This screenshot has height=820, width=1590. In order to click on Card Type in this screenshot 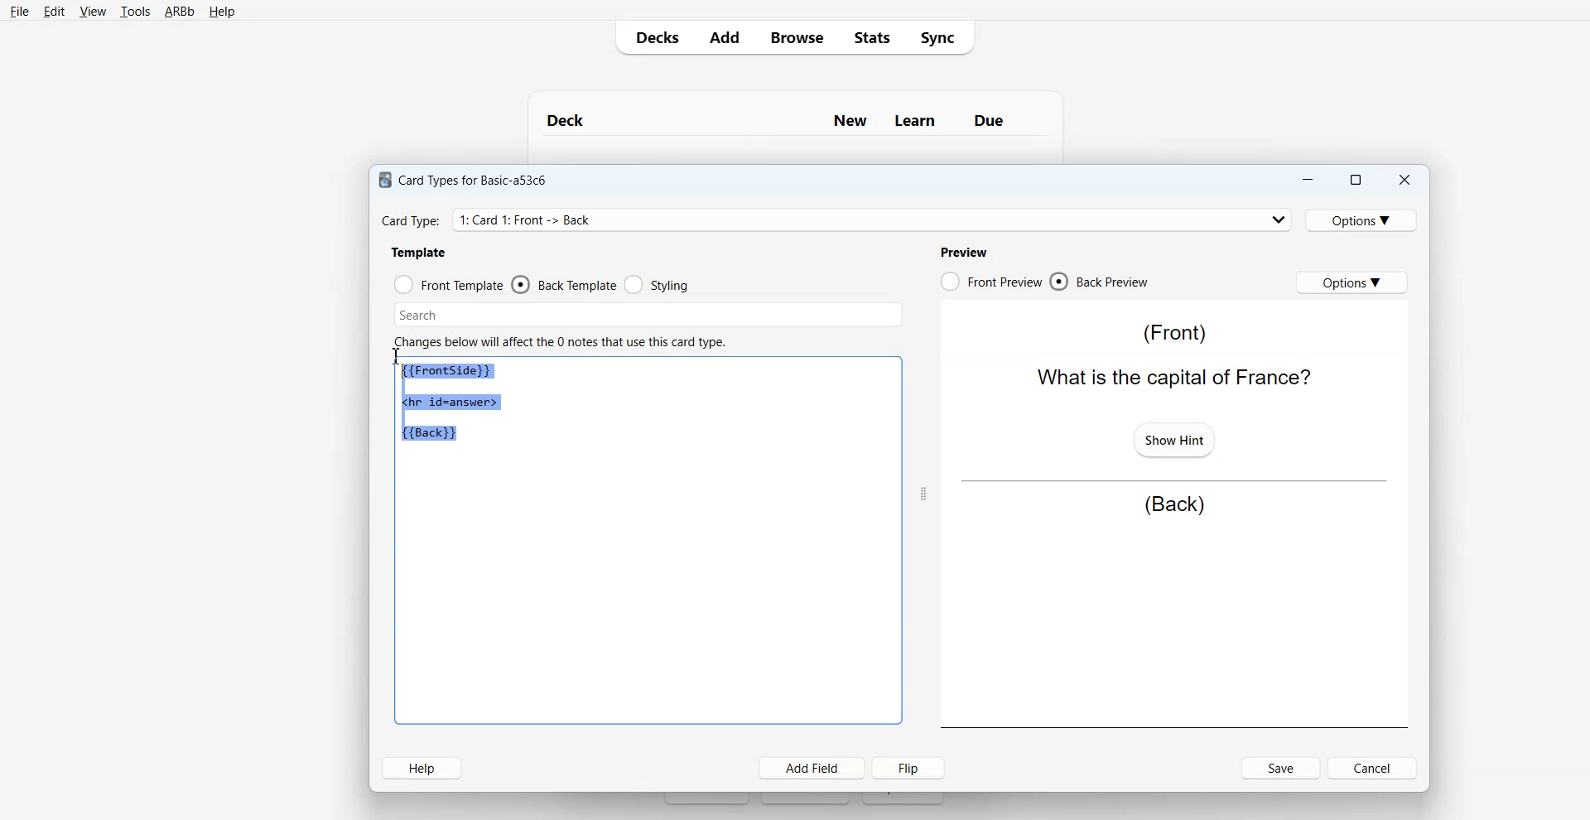, I will do `click(837, 219)`.